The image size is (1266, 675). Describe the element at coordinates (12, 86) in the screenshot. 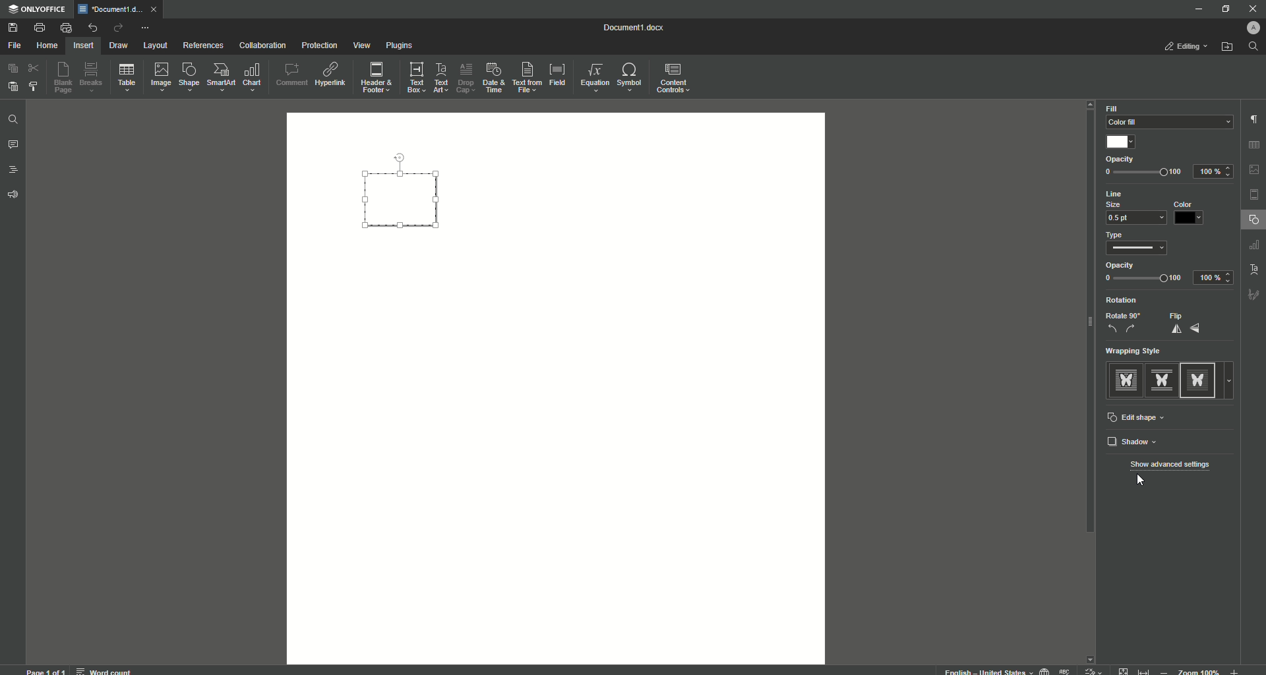

I see `Paste` at that location.